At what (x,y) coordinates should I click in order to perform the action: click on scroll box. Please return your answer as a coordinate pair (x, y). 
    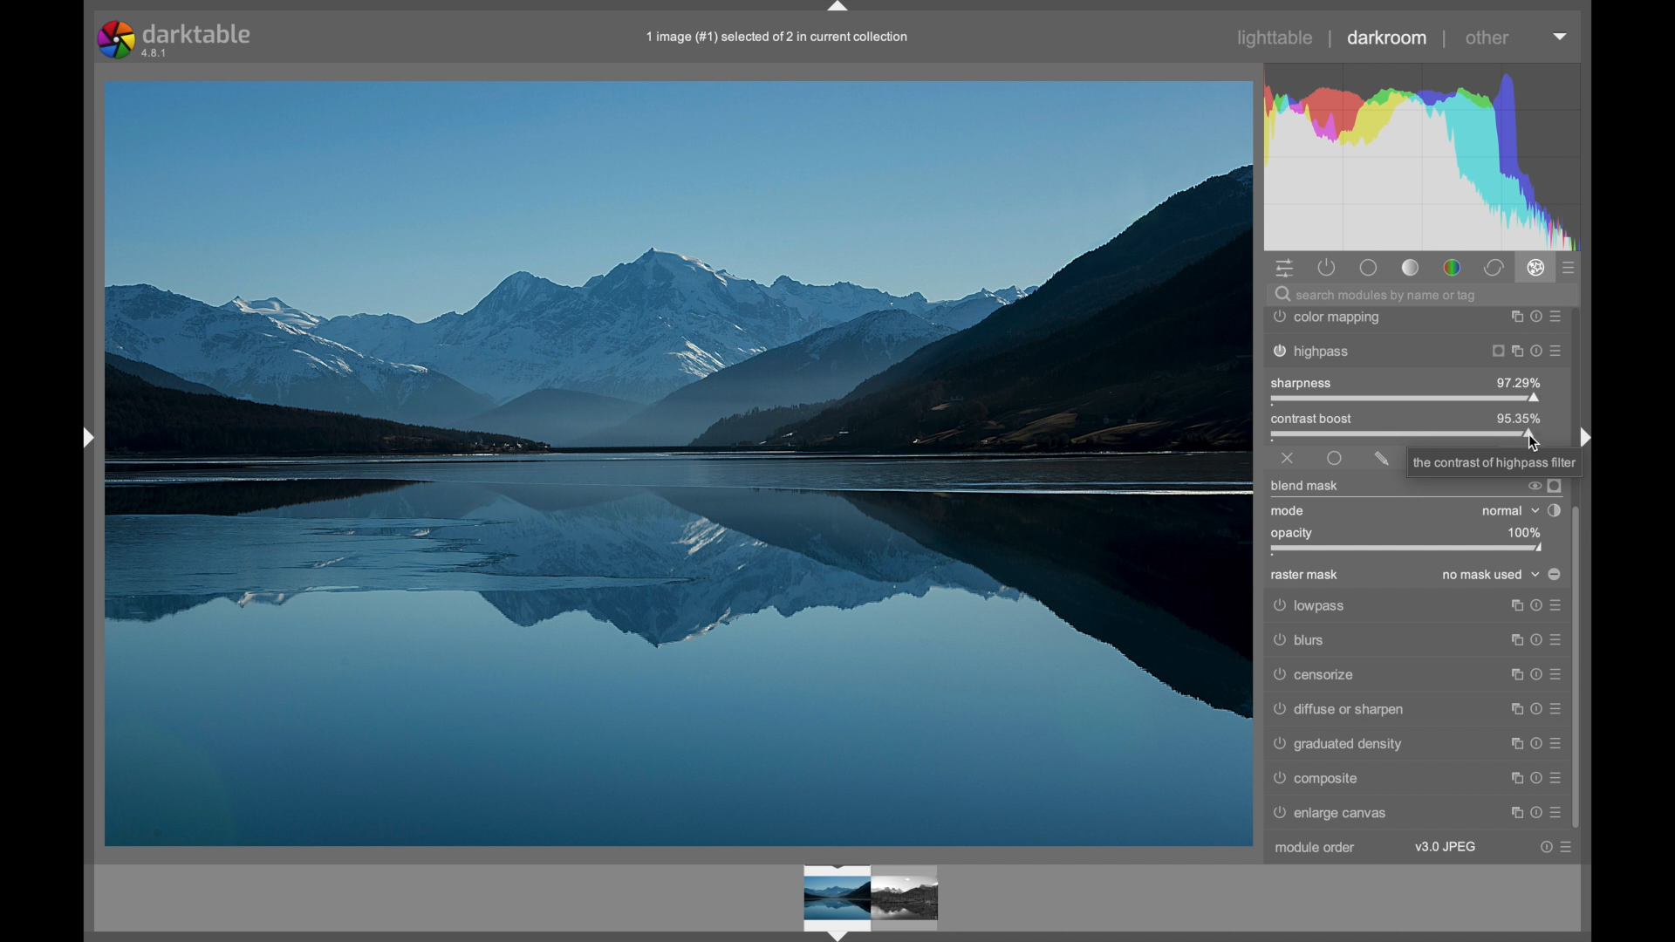
    Looking at the image, I should click on (1579, 668).